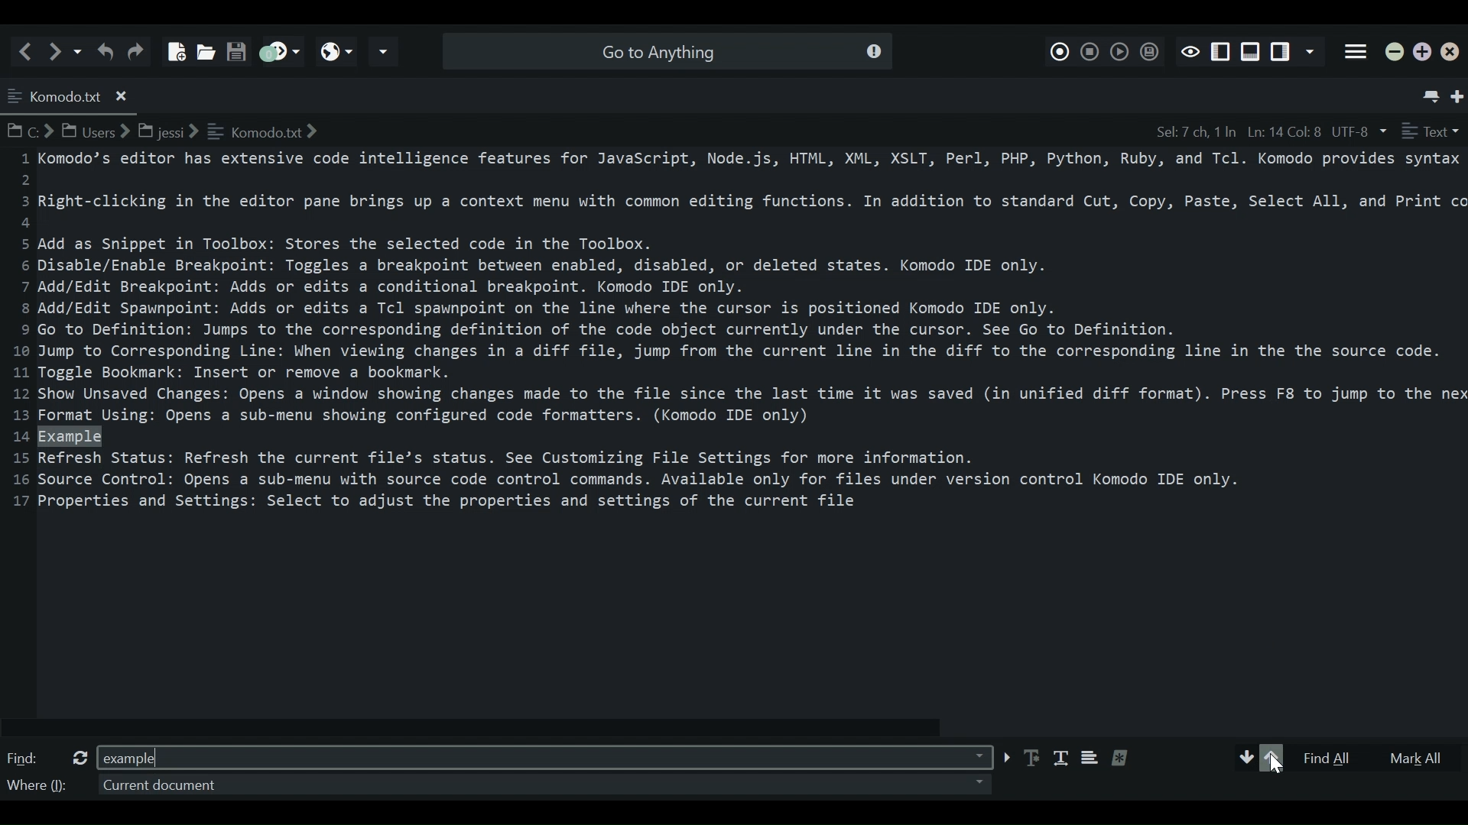 This screenshot has width=1468, height=825. Describe the element at coordinates (1148, 51) in the screenshot. I see `Save Macro to Toolbox as Superscript` at that location.